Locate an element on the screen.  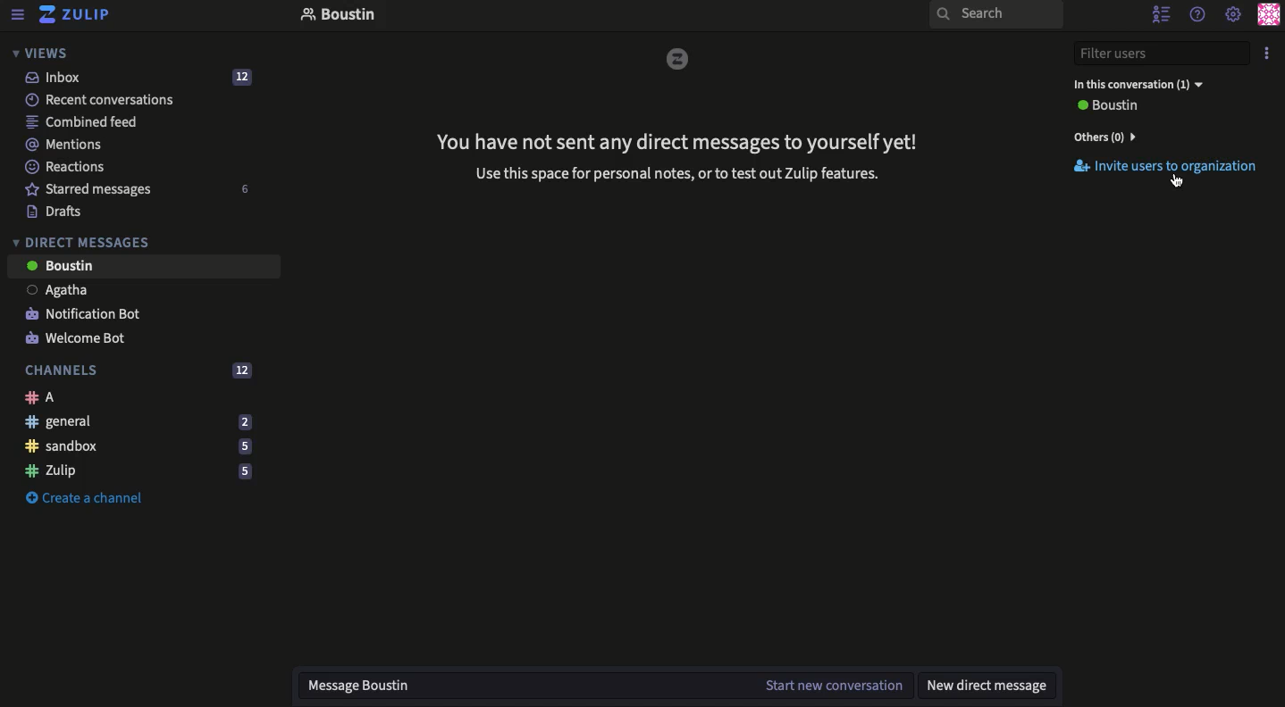
Others is located at coordinates (1101, 137).